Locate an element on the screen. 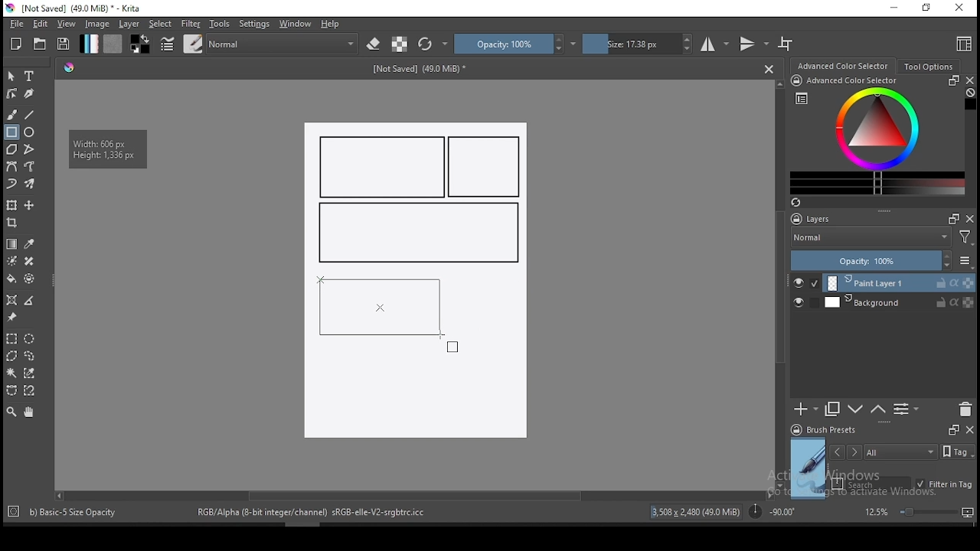 This screenshot has width=980, height=551. edit is located at coordinates (40, 23).